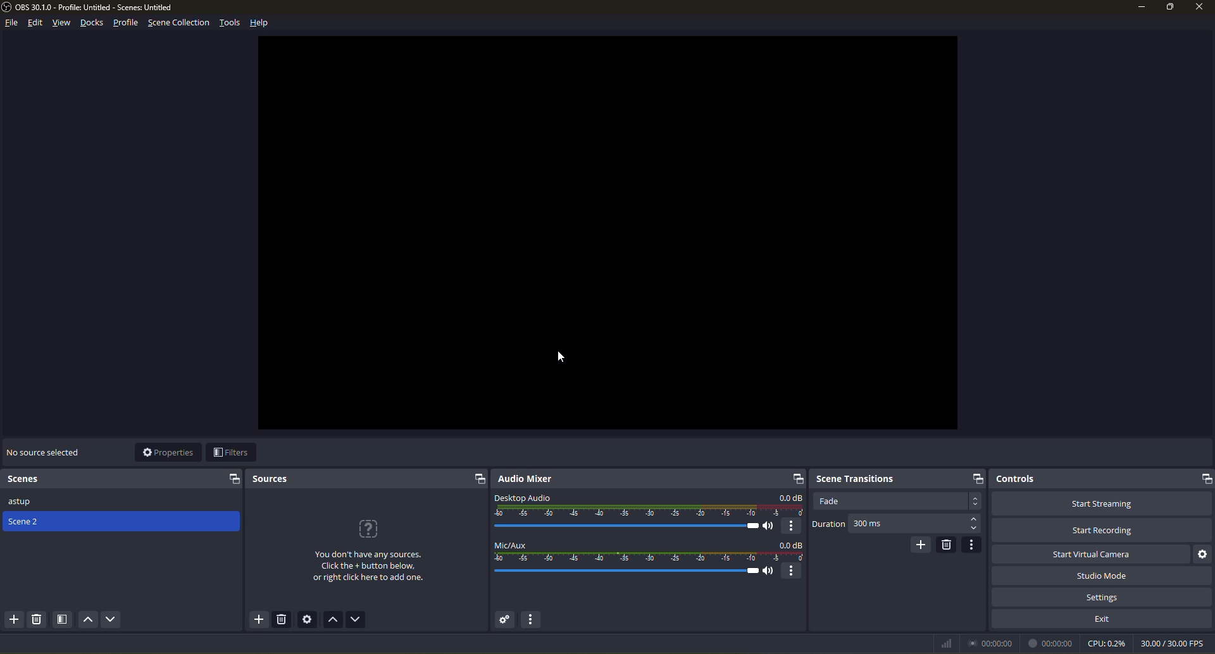 This screenshot has height=654, width=1215. Describe the element at coordinates (559, 356) in the screenshot. I see `Cursor ` at that location.